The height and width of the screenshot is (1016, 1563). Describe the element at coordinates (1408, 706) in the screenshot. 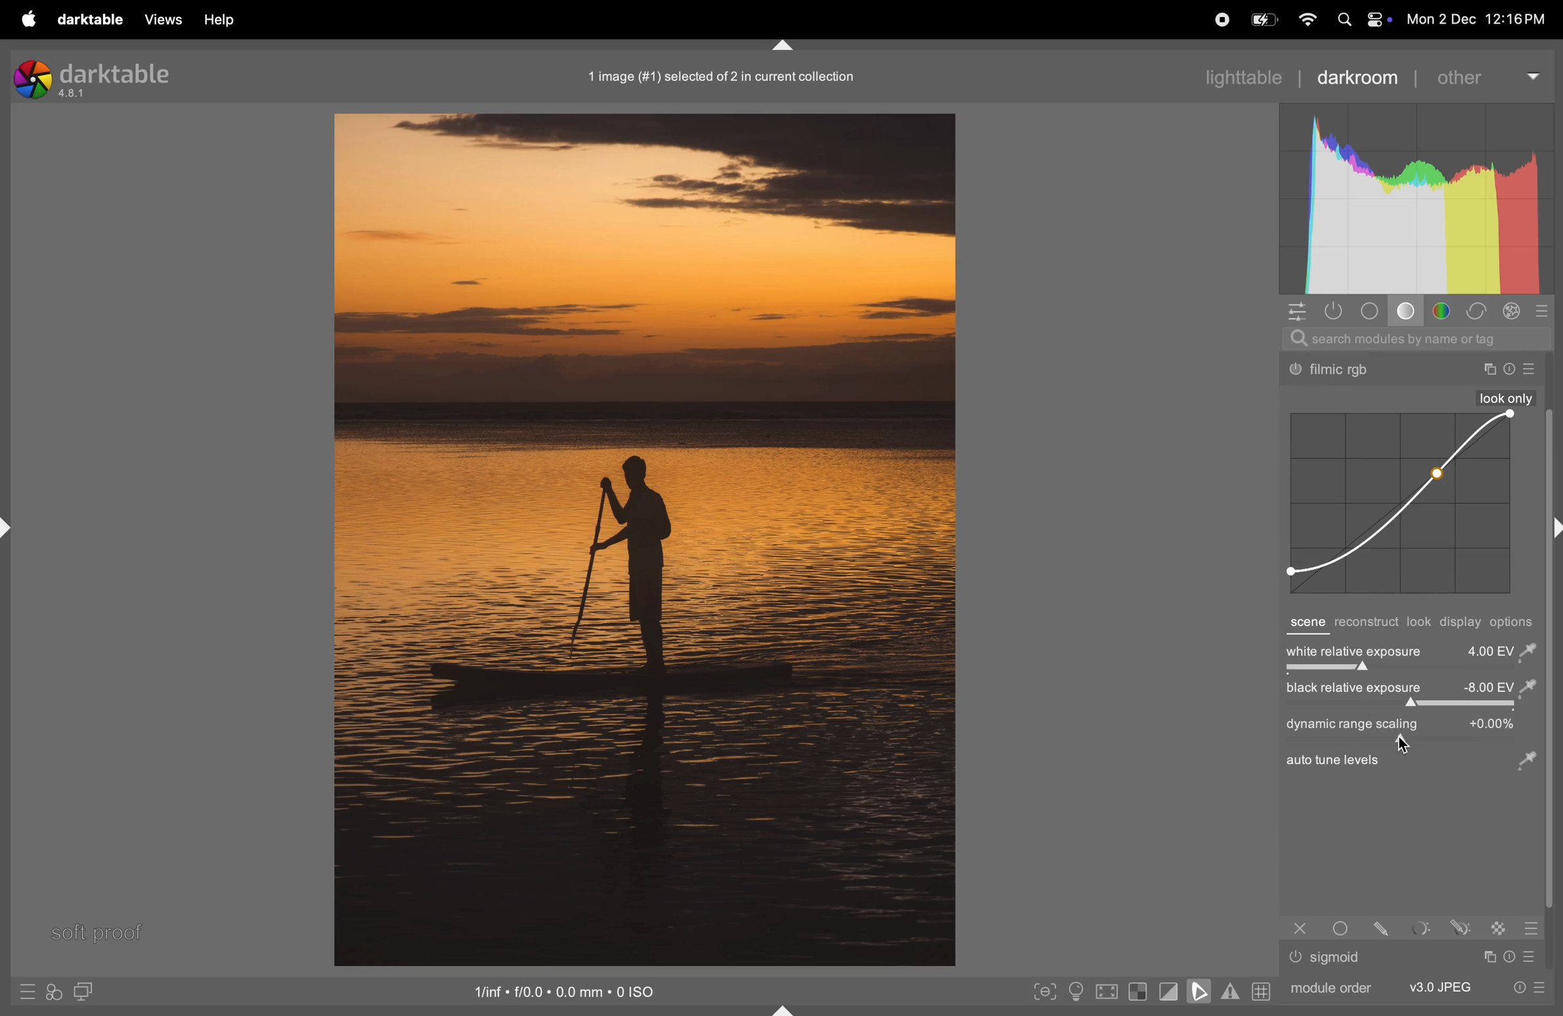

I see `toggle bar` at that location.